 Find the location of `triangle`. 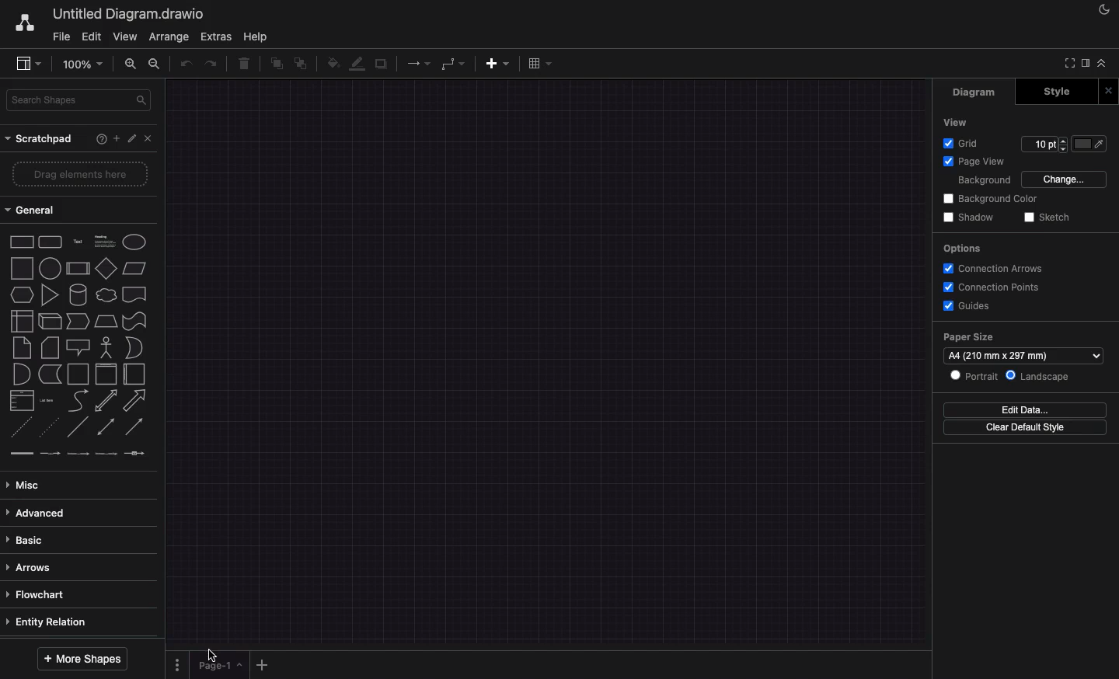

triangle is located at coordinates (49, 295).